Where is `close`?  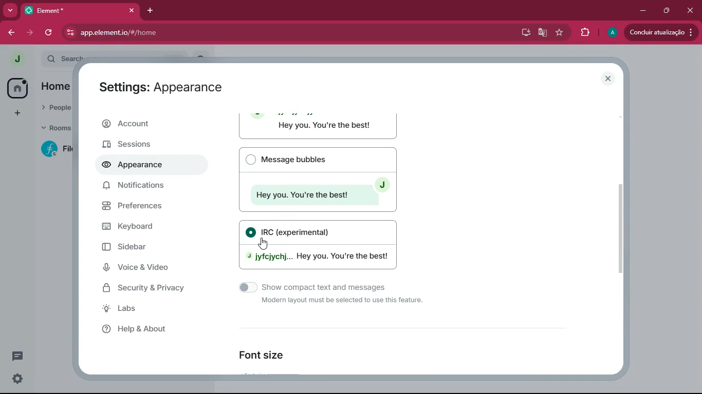 close is located at coordinates (689, 10).